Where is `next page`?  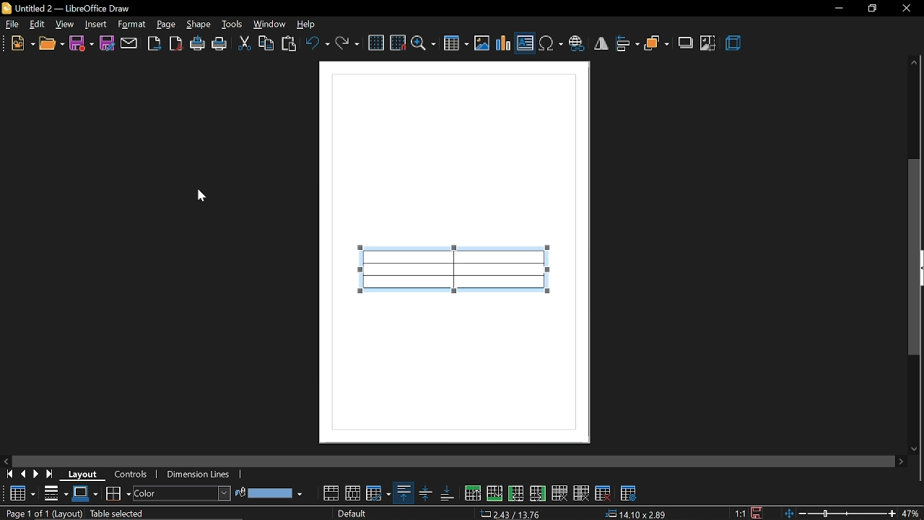
next page is located at coordinates (37, 473).